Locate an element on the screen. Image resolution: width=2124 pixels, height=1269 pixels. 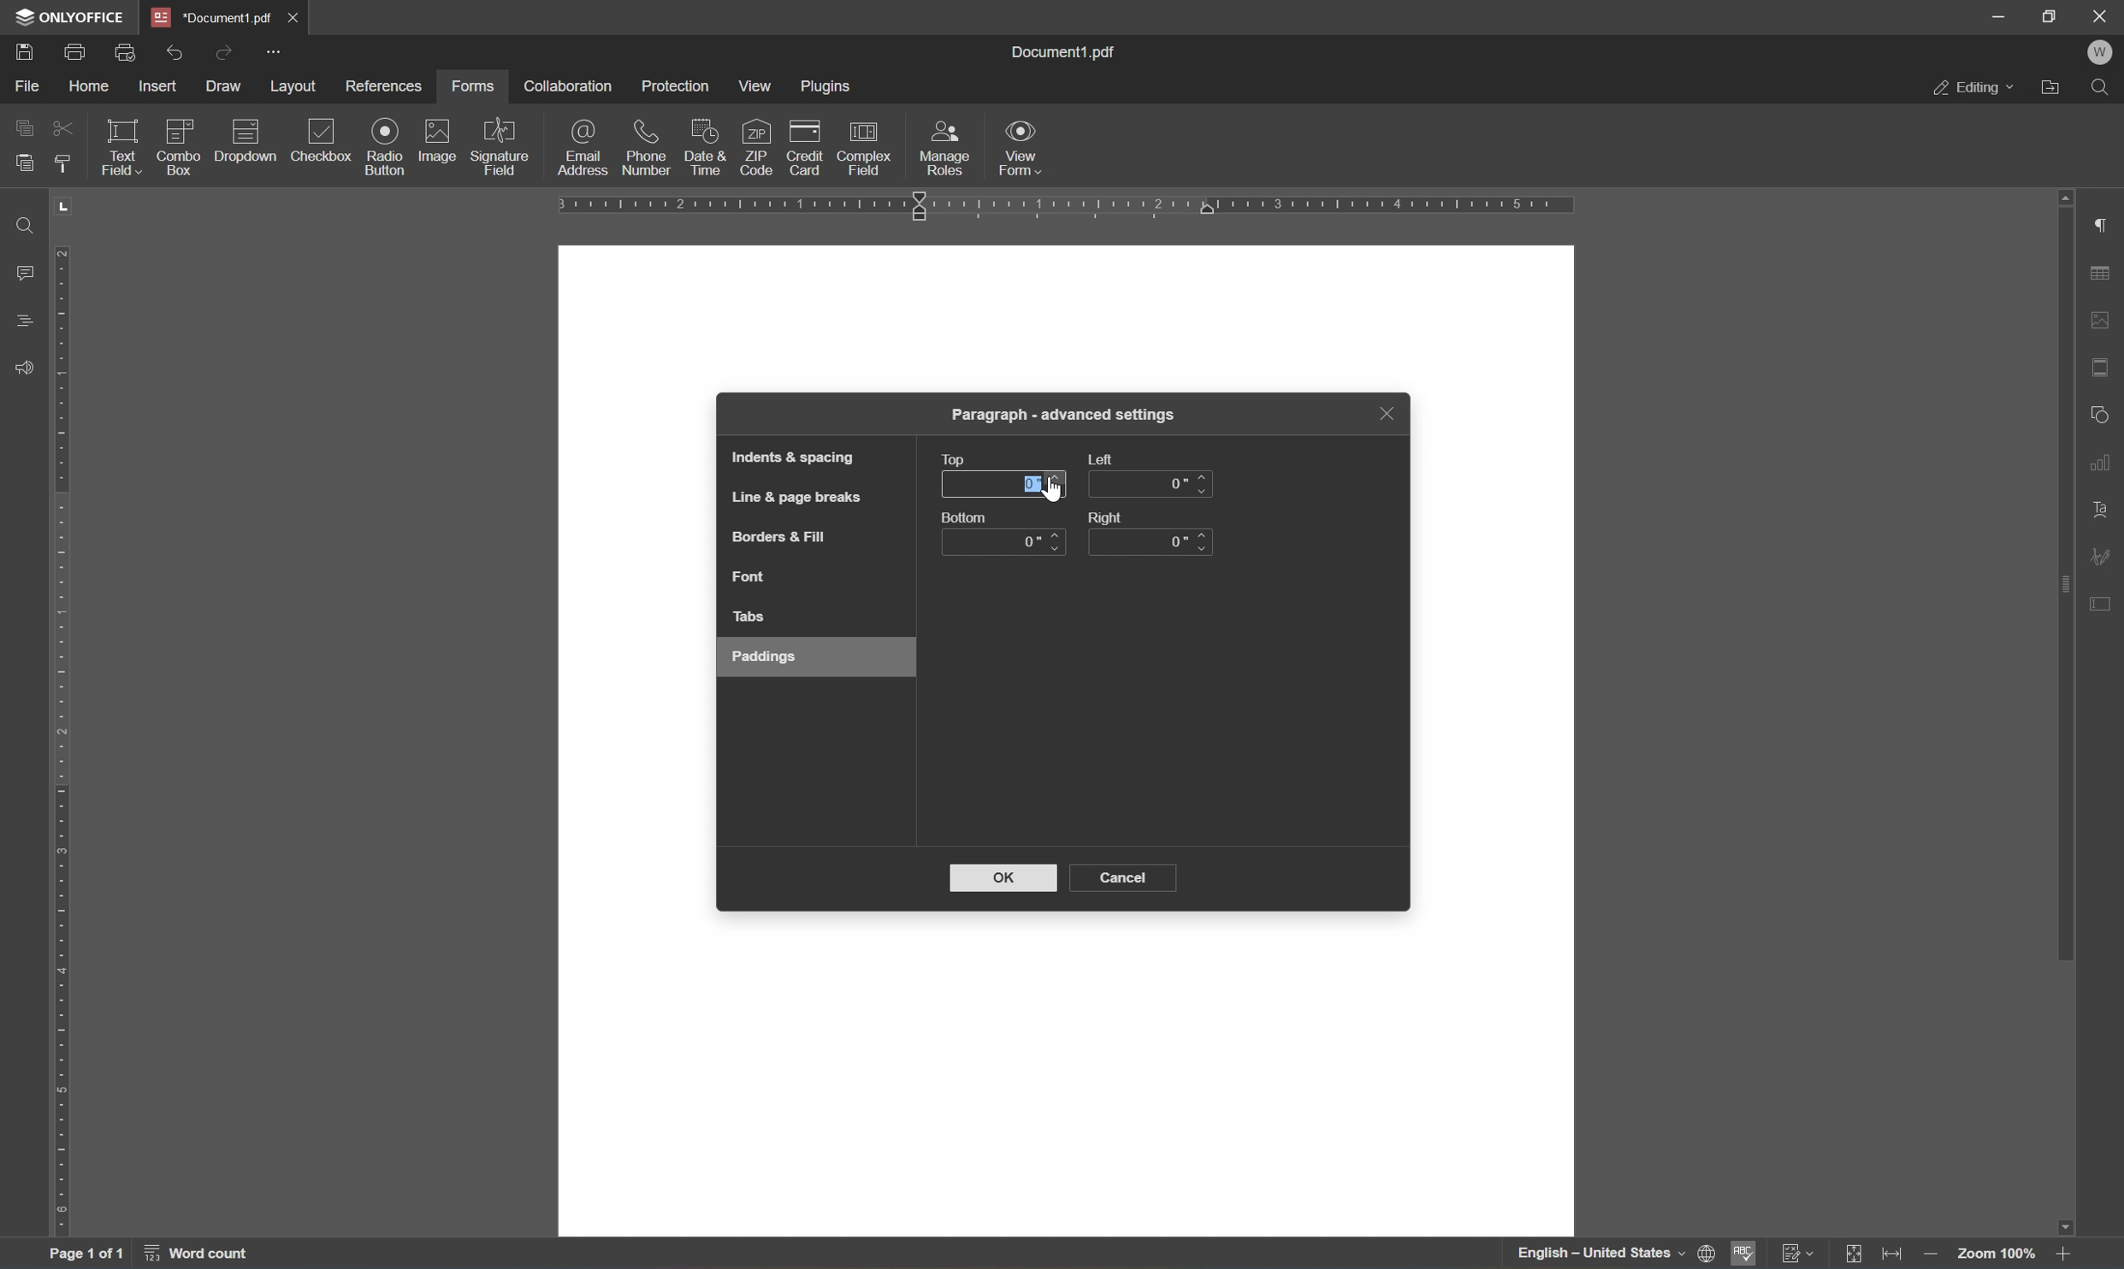
close is located at coordinates (1386, 414).